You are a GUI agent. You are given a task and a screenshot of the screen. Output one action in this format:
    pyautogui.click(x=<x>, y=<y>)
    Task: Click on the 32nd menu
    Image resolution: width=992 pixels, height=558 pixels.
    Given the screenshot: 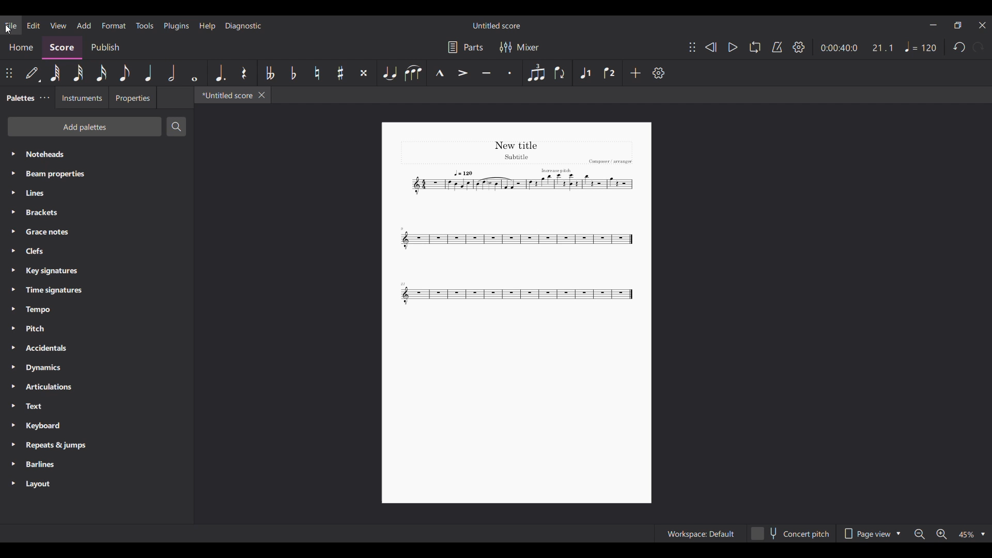 What is the action you would take?
    pyautogui.click(x=78, y=73)
    